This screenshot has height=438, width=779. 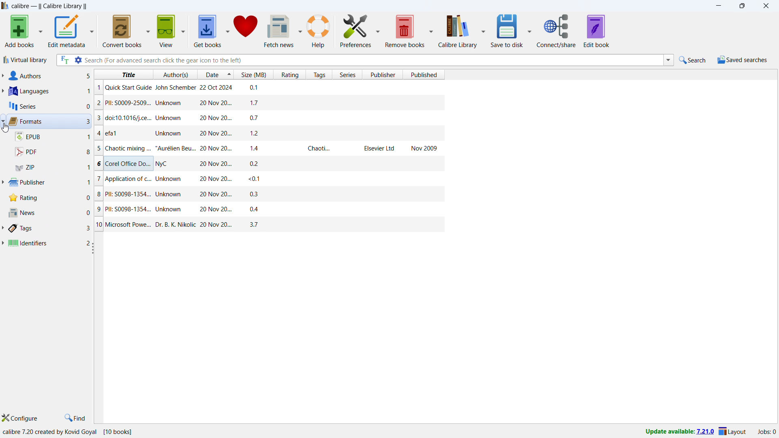 What do you see at coordinates (264, 117) in the screenshot?
I see `one book entry` at bounding box center [264, 117].